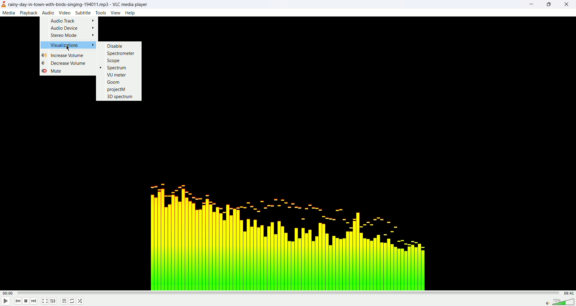 This screenshot has height=306, width=576. What do you see at coordinates (72, 301) in the screenshot?
I see `loop` at bounding box center [72, 301].